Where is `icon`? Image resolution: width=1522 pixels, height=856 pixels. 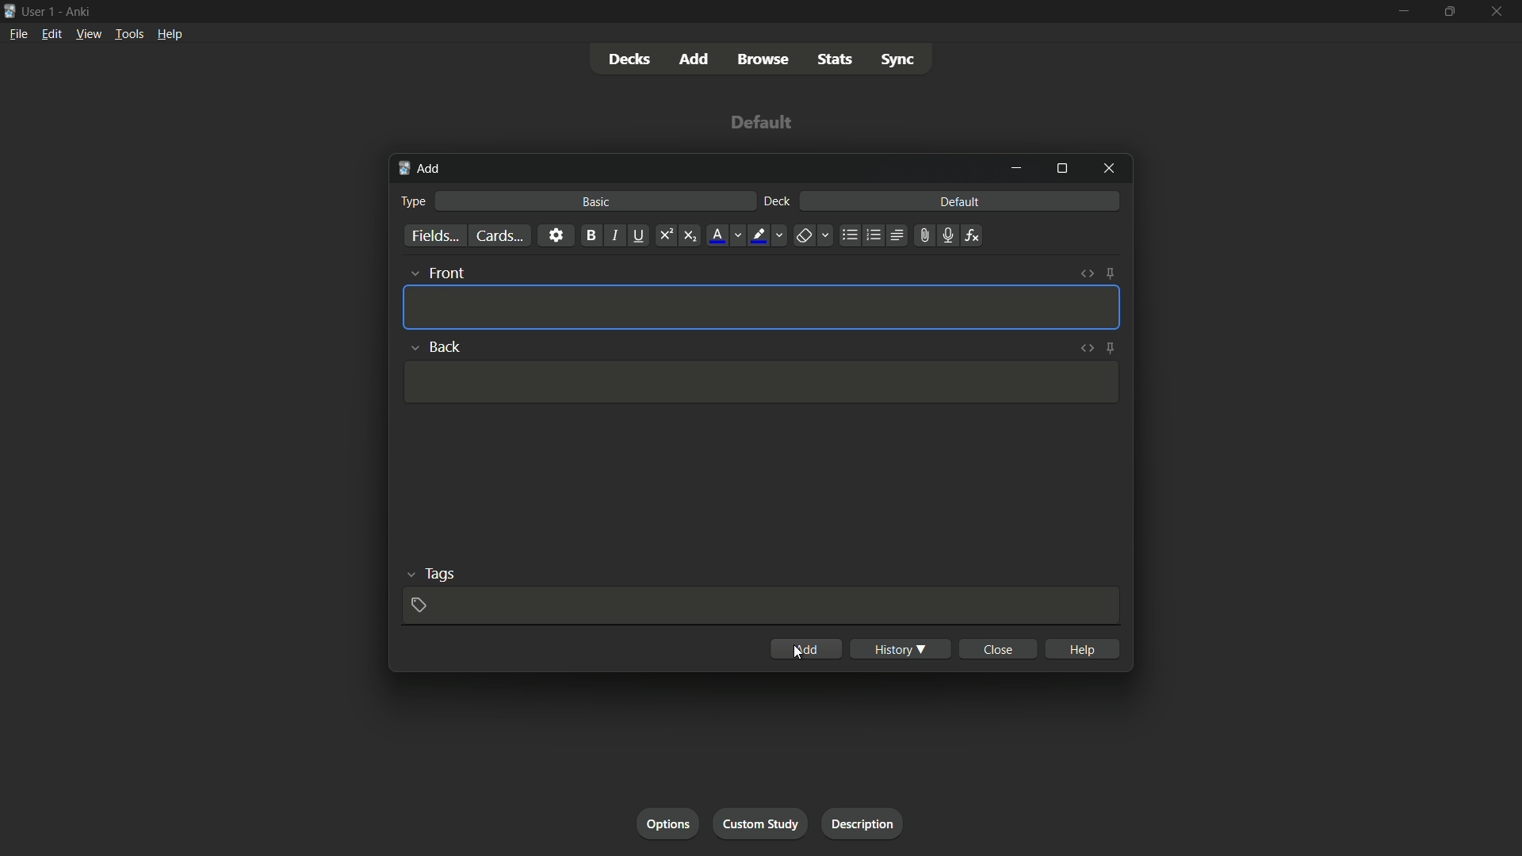 icon is located at coordinates (10, 10).